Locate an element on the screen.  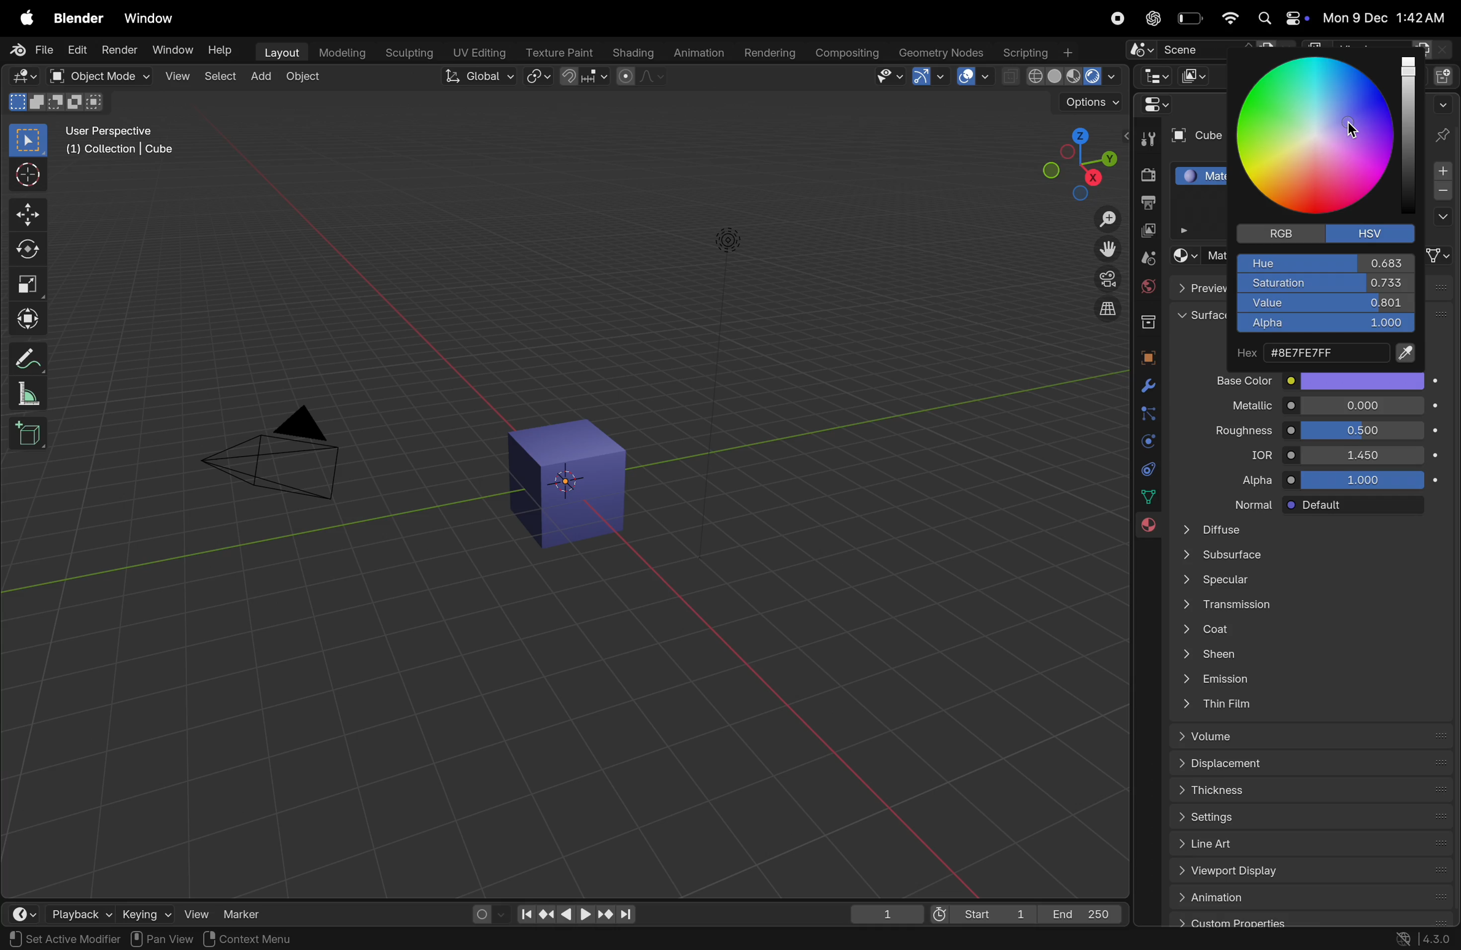
proportional editing objects is located at coordinates (640, 76).